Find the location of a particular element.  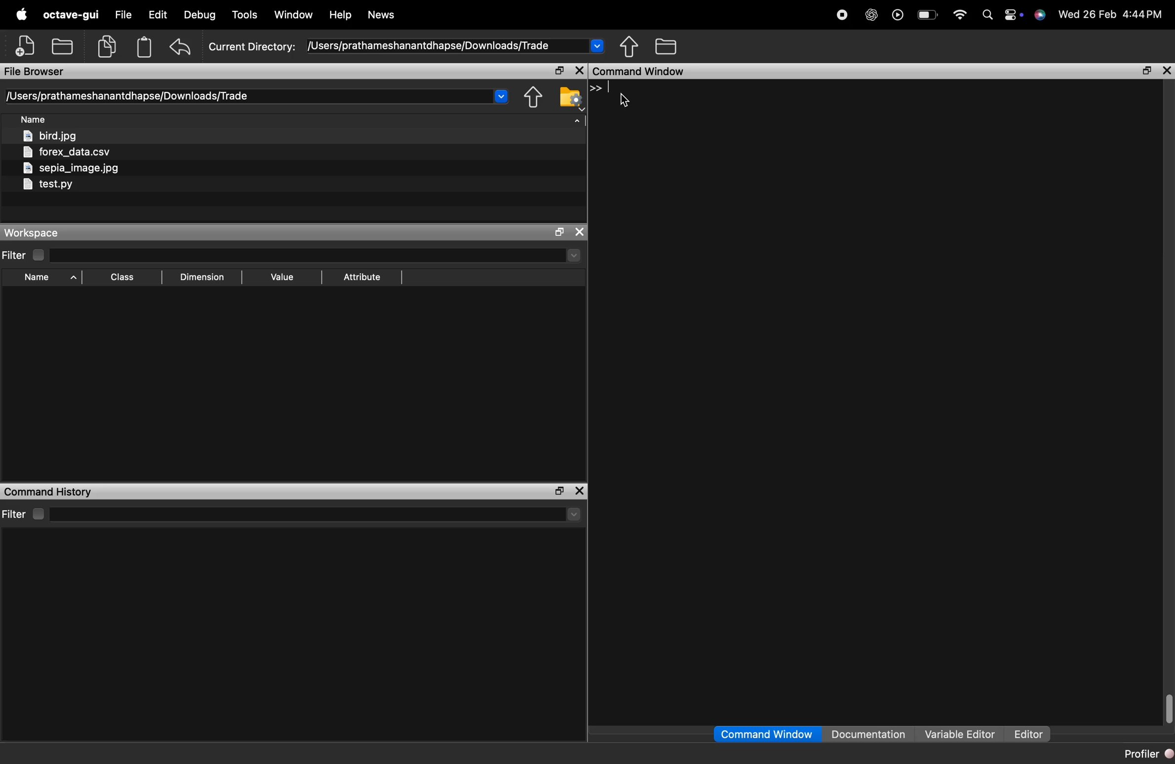

[Users/prathameshanantdhapse/Downloads/Trade is located at coordinates (129, 96).